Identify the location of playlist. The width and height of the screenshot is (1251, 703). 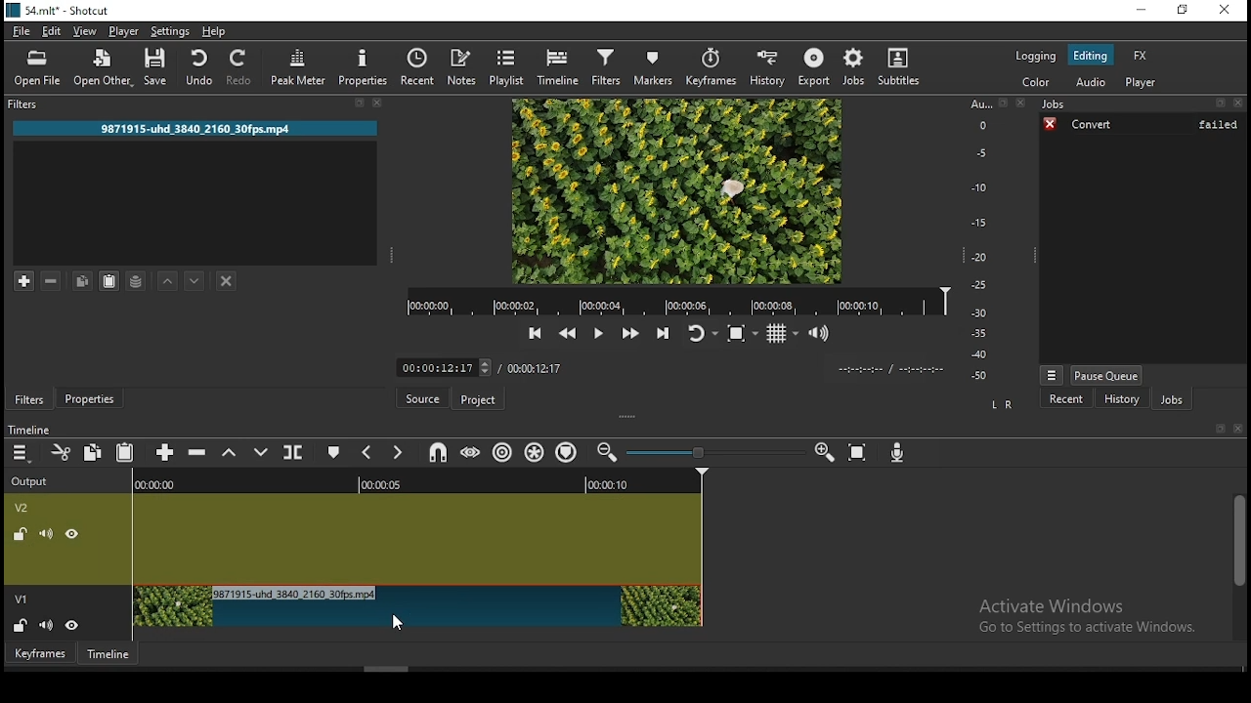
(508, 66).